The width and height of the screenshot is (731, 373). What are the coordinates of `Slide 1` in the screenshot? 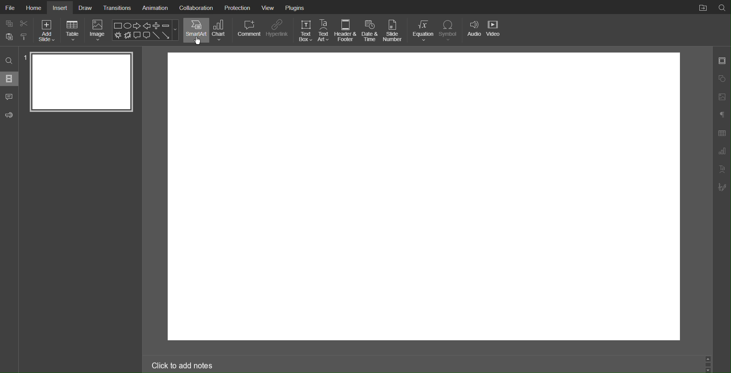 It's located at (83, 81).